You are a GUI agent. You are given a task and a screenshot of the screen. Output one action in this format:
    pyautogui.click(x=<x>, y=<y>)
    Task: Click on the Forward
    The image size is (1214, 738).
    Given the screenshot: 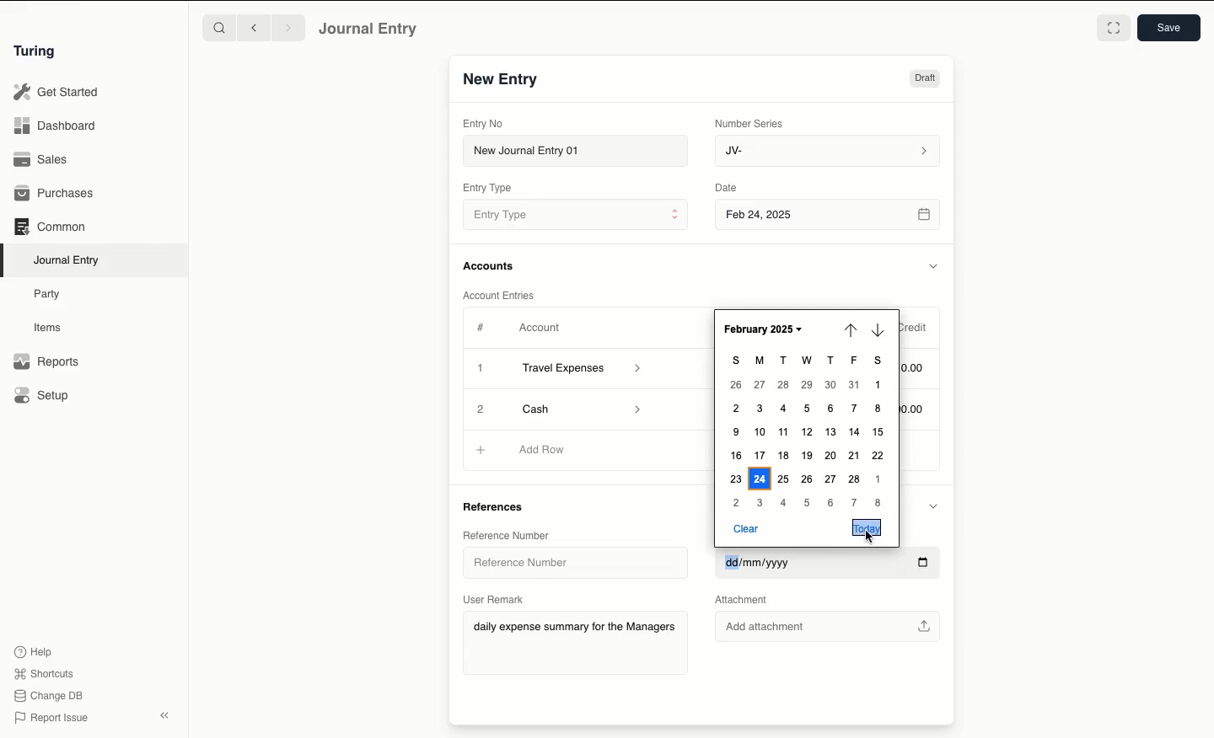 What is the action you would take?
    pyautogui.click(x=289, y=27)
    